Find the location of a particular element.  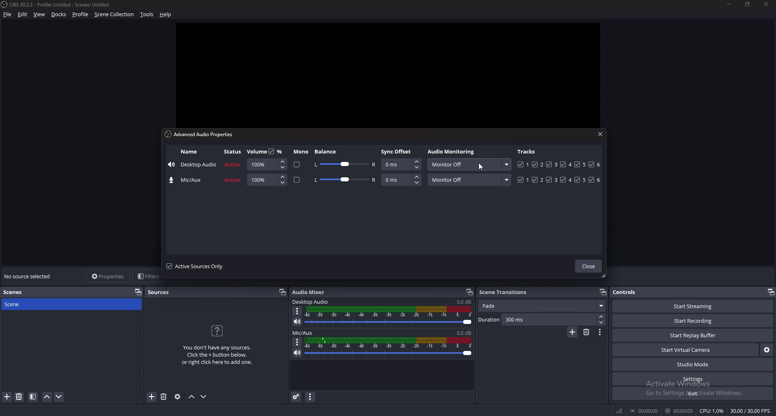

start streaming is located at coordinates (692, 306).